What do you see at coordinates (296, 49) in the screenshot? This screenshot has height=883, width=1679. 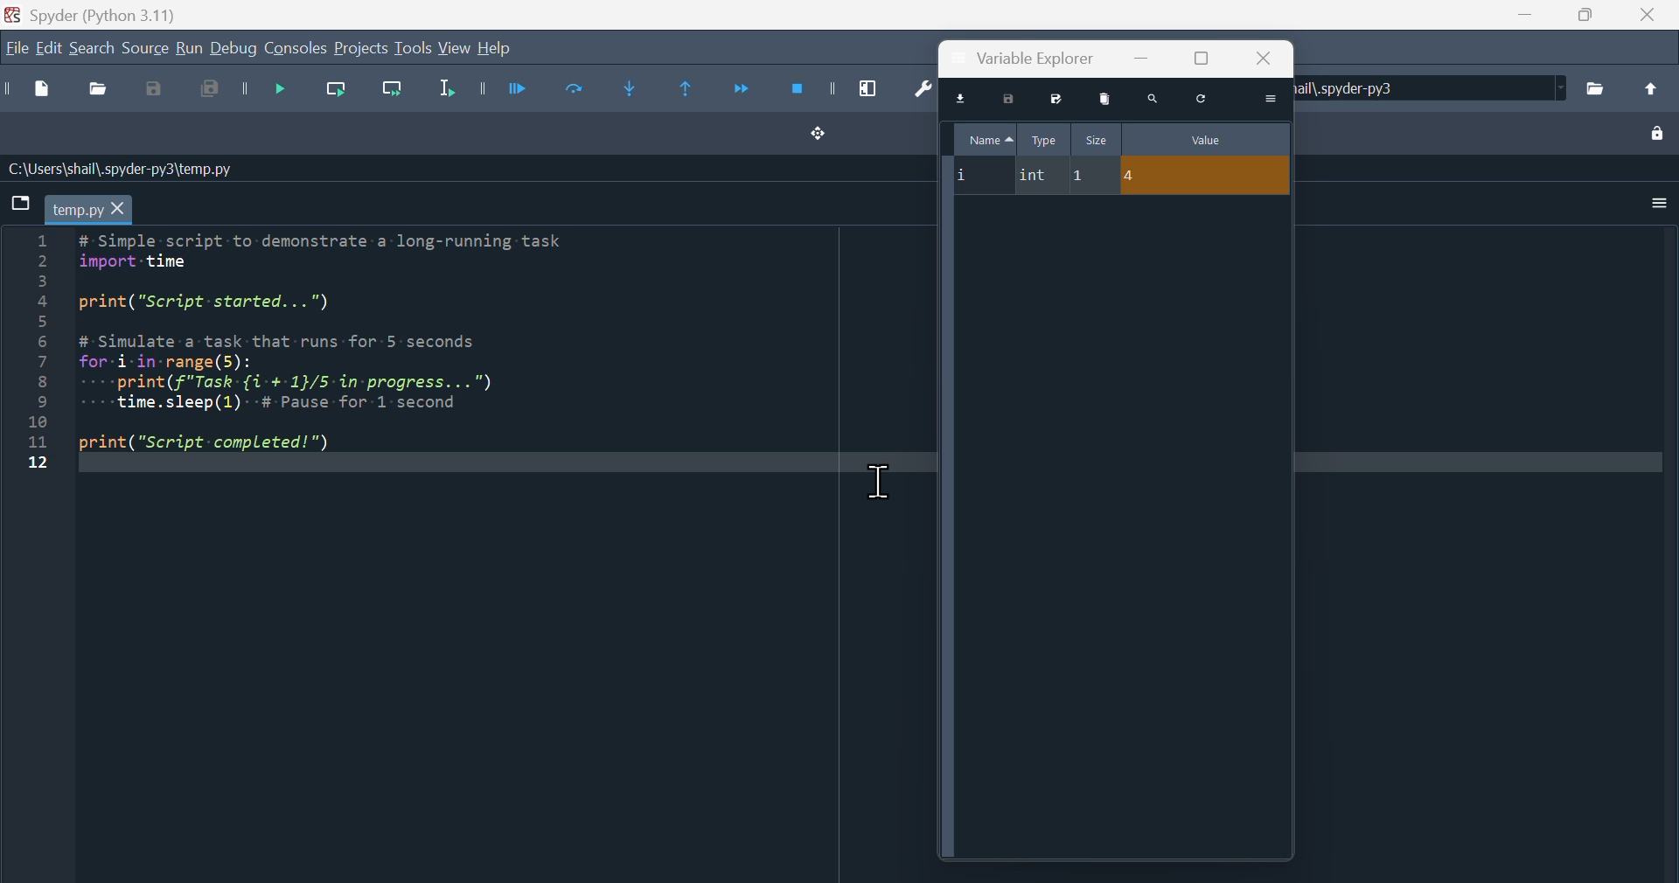 I see `Consoles` at bounding box center [296, 49].